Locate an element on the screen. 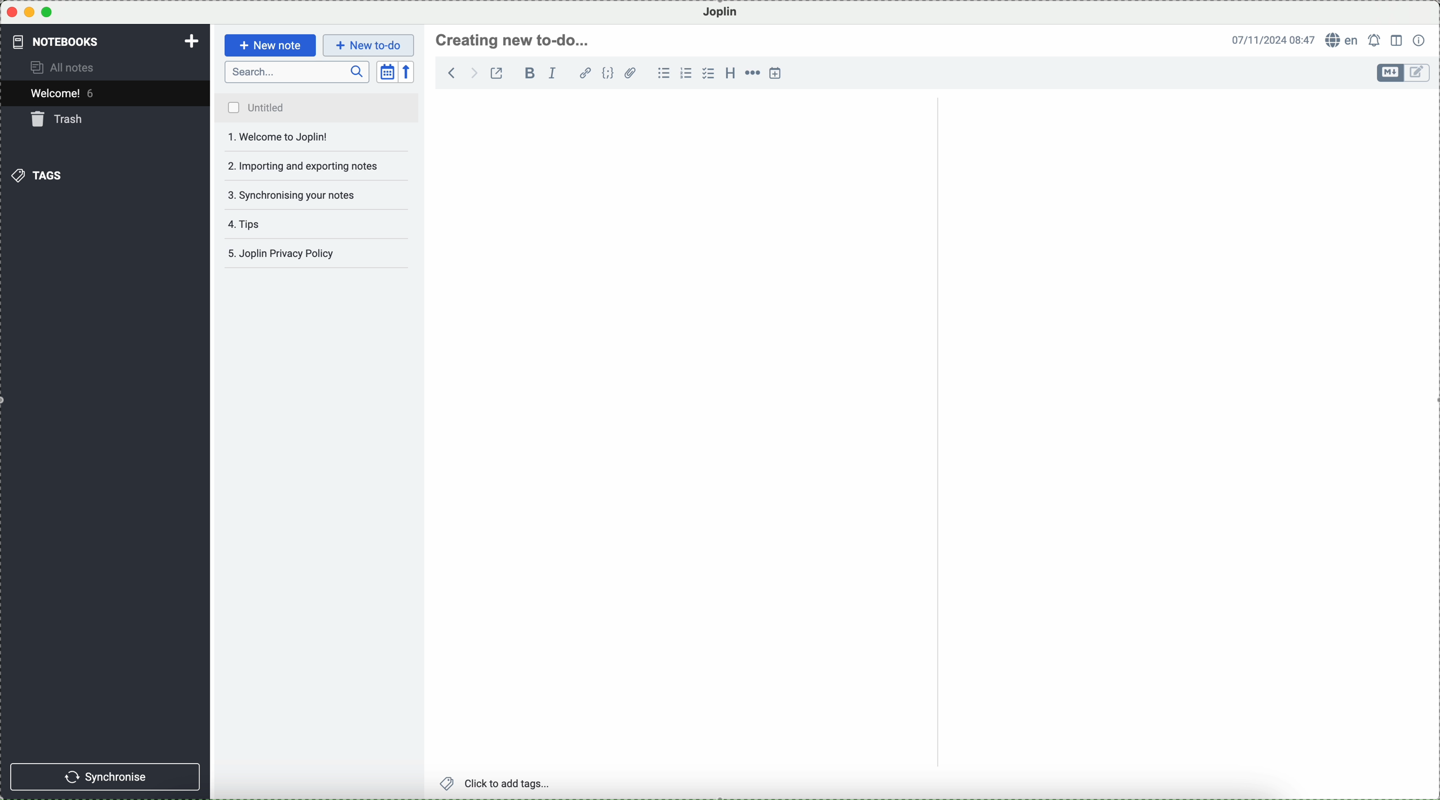  forward is located at coordinates (472, 73).